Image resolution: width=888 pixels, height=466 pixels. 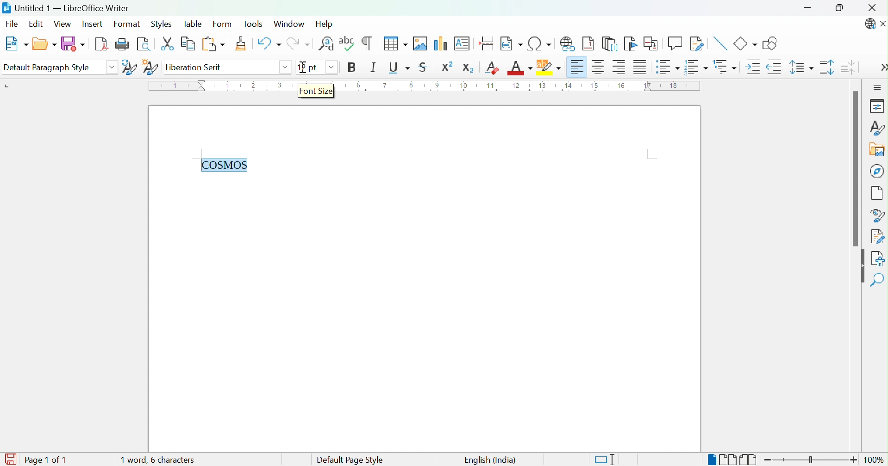 What do you see at coordinates (44, 460) in the screenshot?
I see `Page 1 of 1` at bounding box center [44, 460].